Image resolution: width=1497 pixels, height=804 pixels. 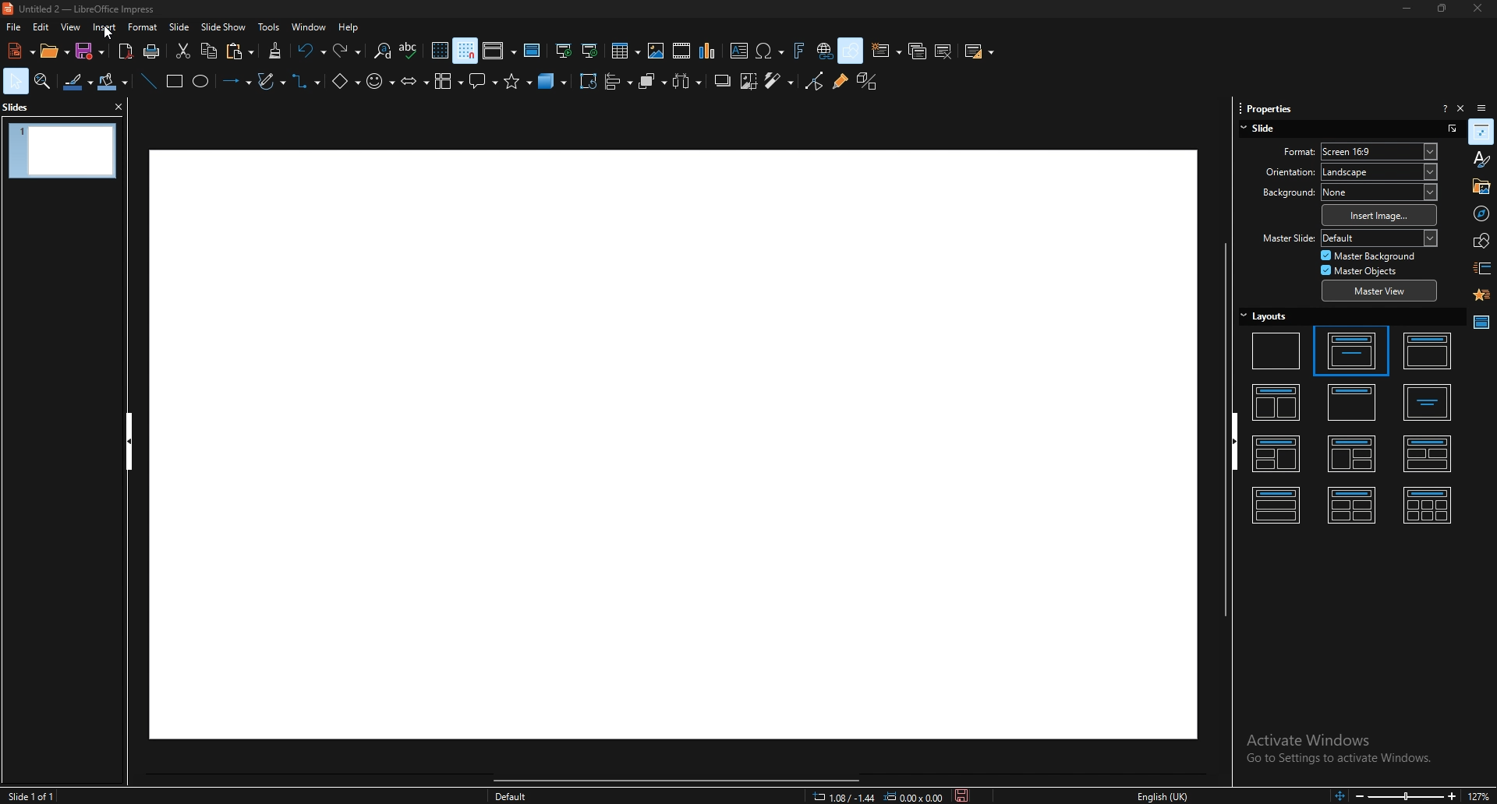 What do you see at coordinates (1353, 401) in the screenshot?
I see `title only` at bounding box center [1353, 401].